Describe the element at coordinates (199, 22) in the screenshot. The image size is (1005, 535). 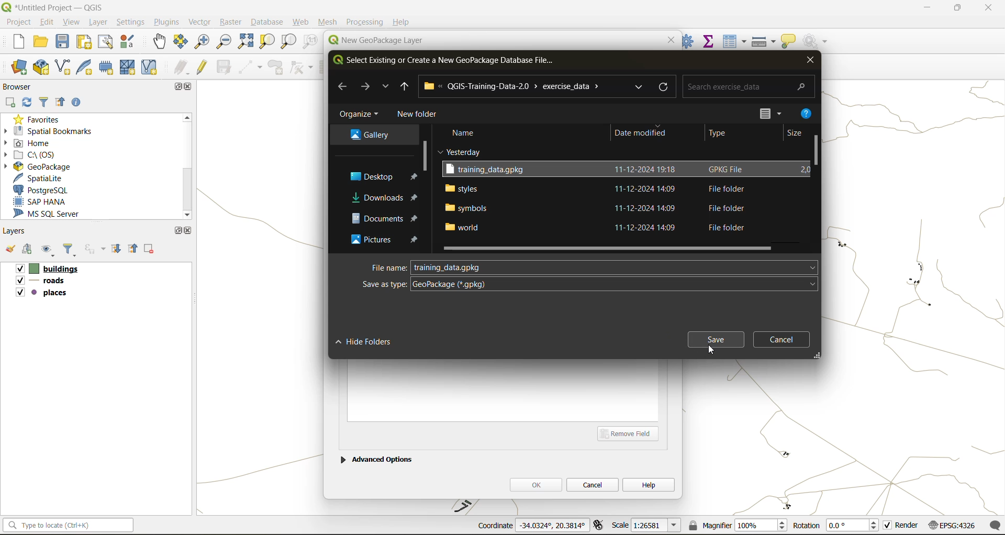
I see `vector` at that location.